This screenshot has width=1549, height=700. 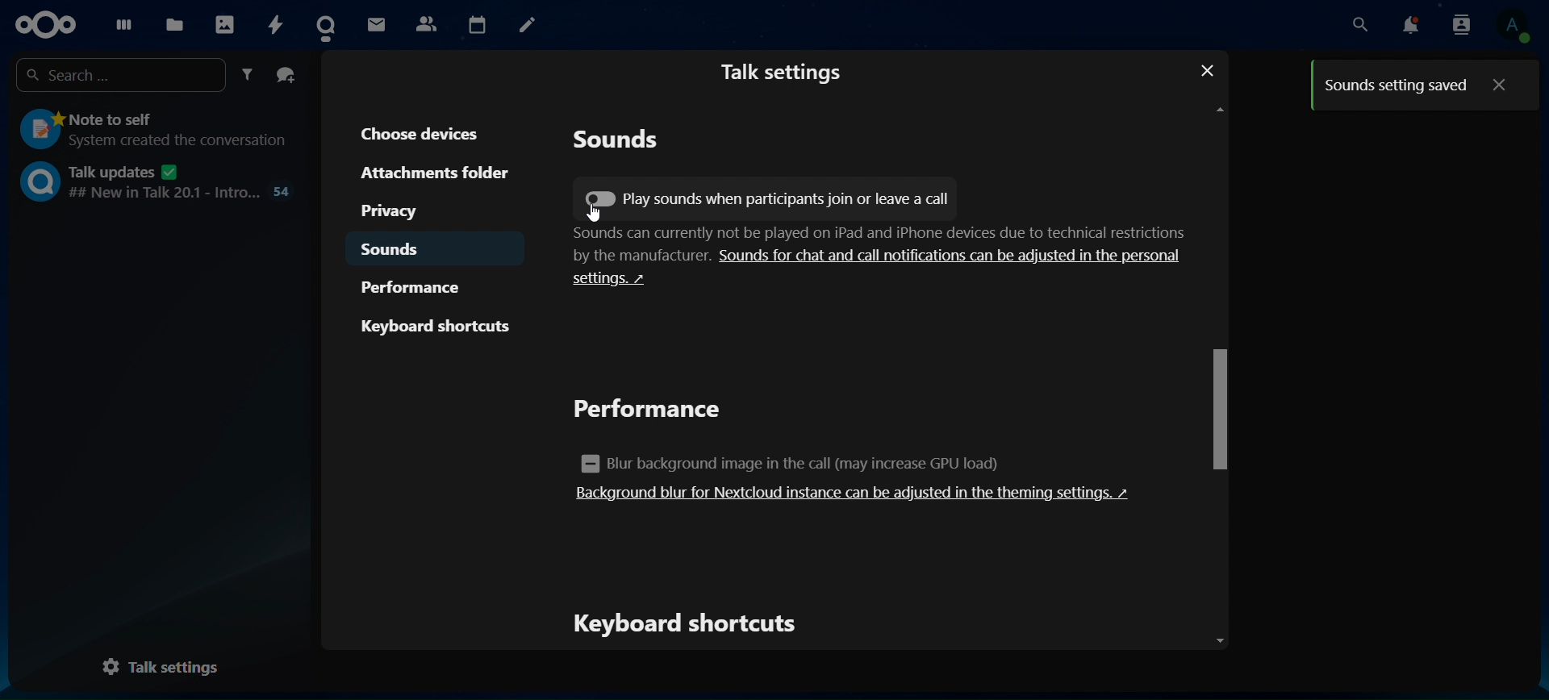 I want to click on Background blur for nextcloud instance can be adjusted in the theming settings., so click(x=855, y=494).